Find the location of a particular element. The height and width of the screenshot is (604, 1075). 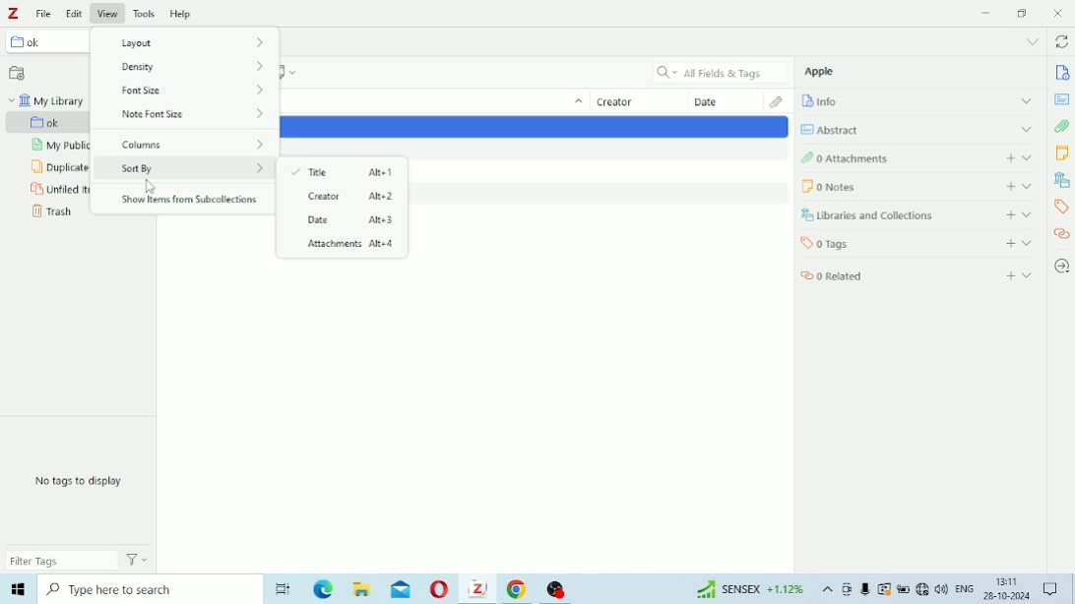

Opera browser is located at coordinates (437, 591).